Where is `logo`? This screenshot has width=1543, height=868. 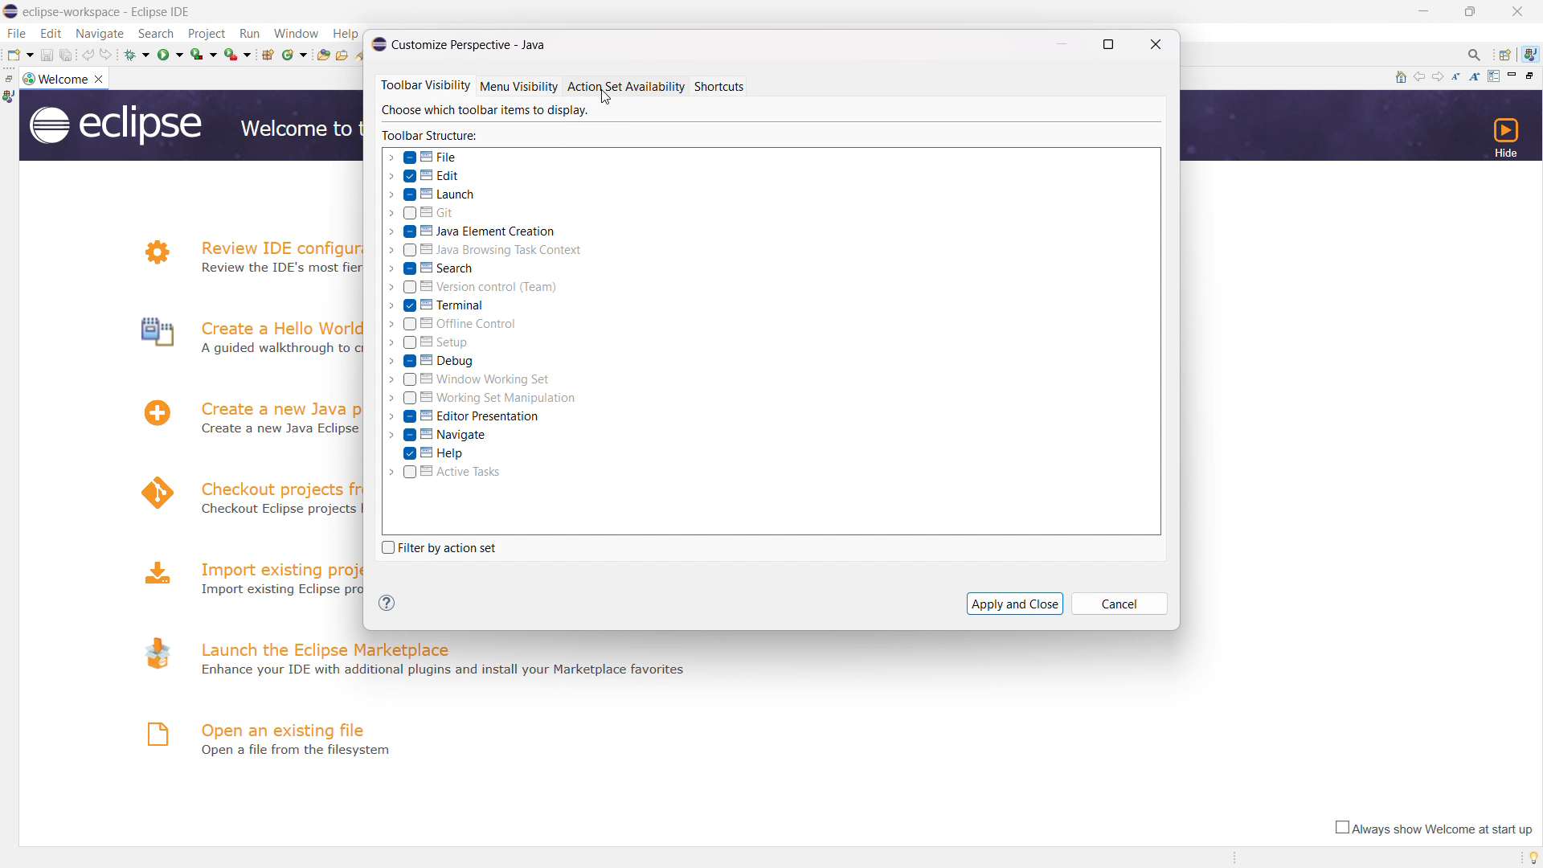 logo is located at coordinates (380, 44).